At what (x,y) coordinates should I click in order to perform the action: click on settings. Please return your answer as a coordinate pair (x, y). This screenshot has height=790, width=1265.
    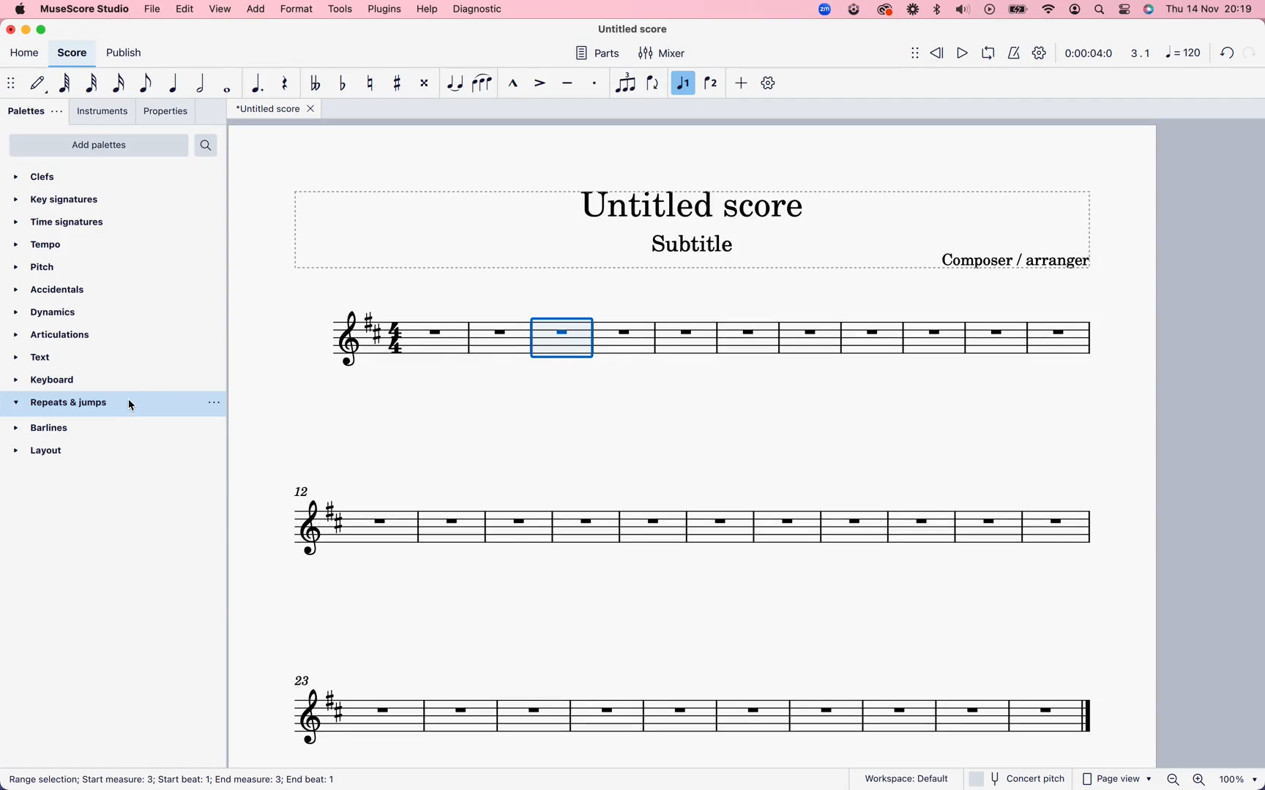
    Looking at the image, I should click on (1124, 9).